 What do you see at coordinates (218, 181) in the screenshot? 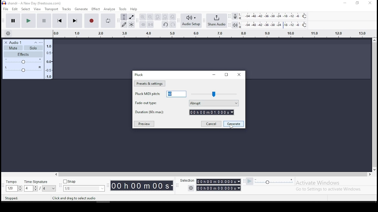
I see `00h00m00s` at bounding box center [218, 181].